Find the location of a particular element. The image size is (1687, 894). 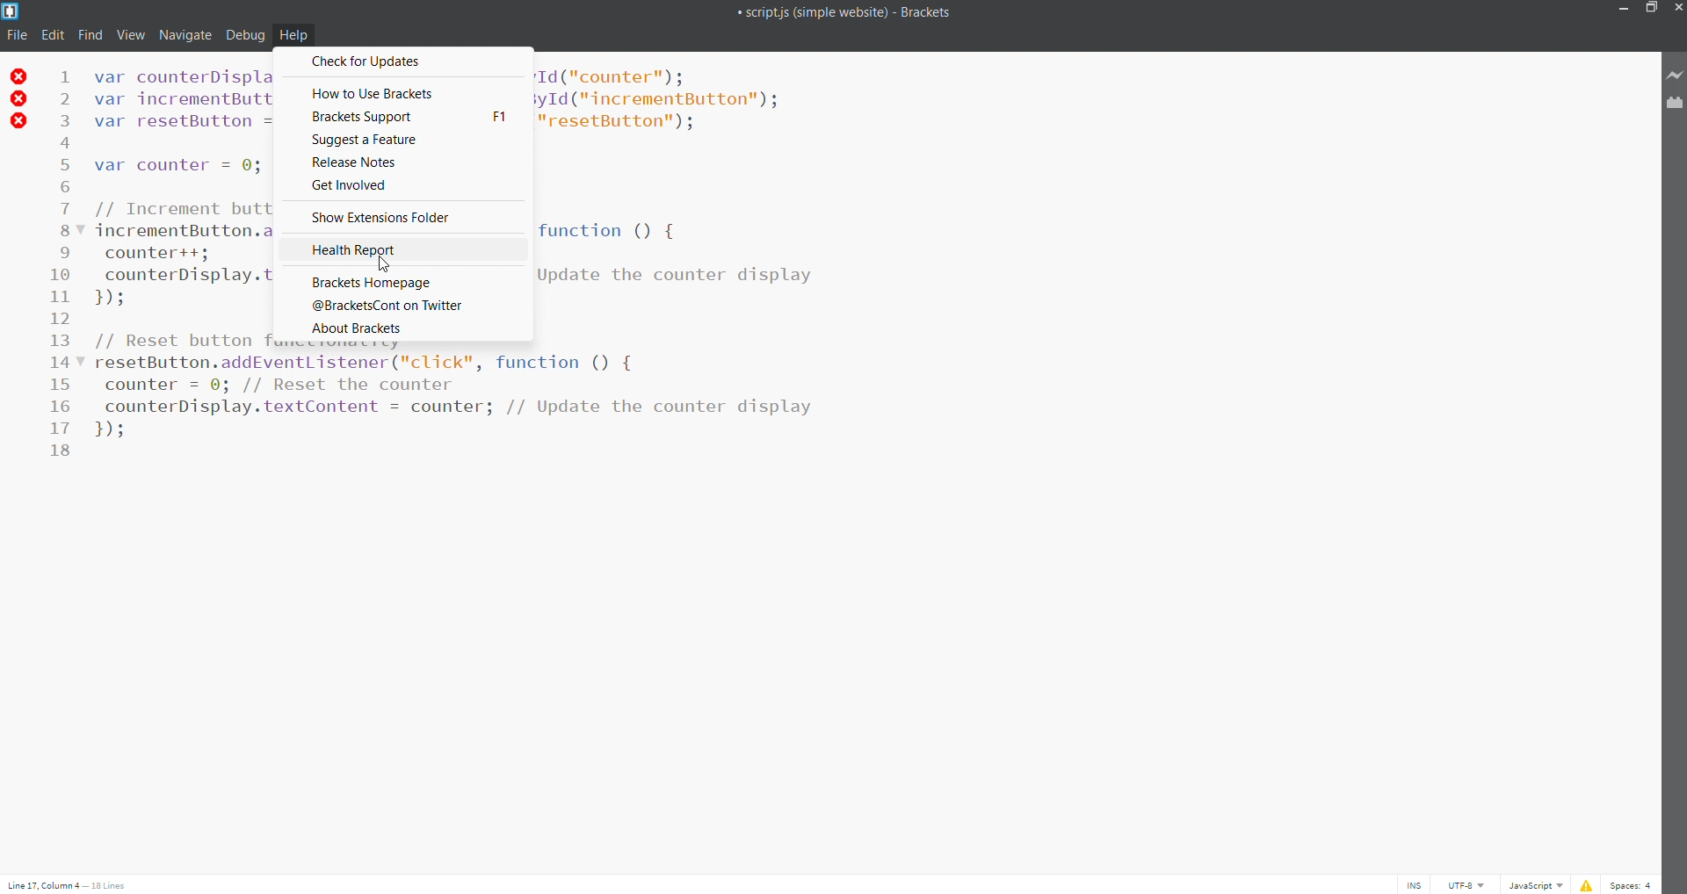

brackets homepage is located at coordinates (403, 279).